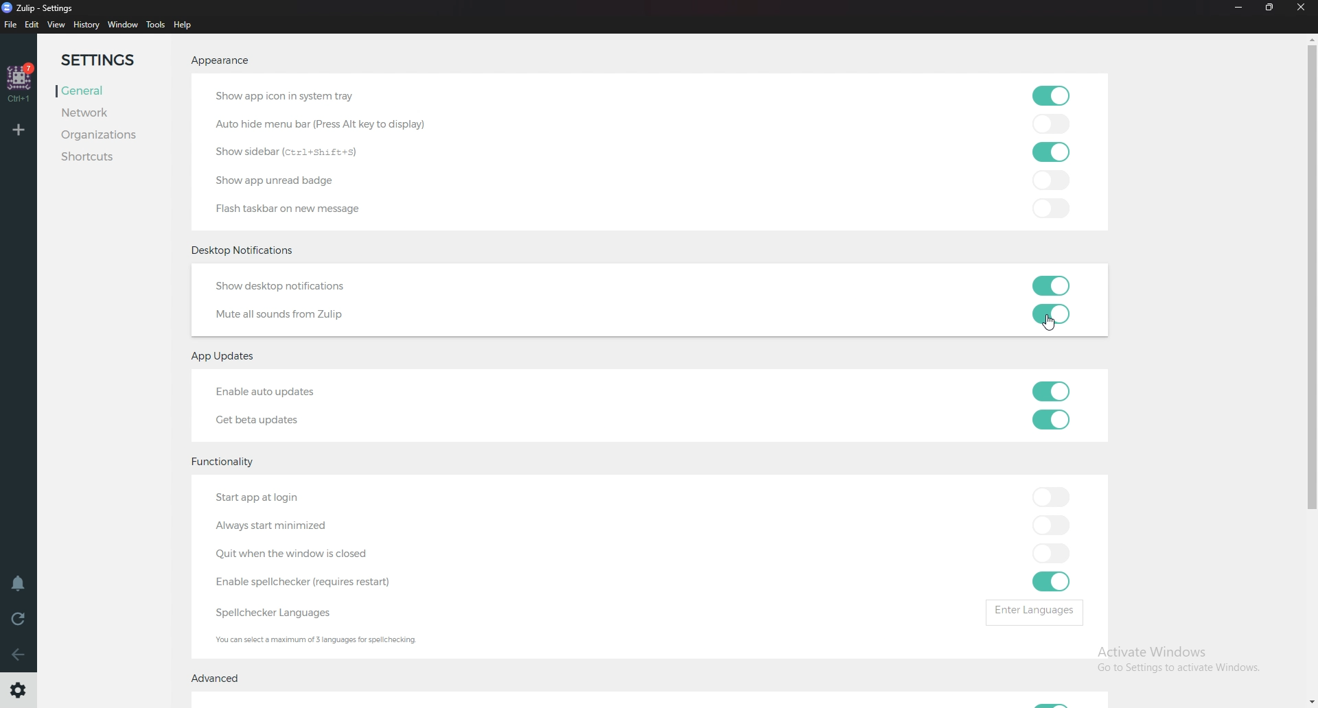 The width and height of the screenshot is (1318, 708). What do you see at coordinates (113, 135) in the screenshot?
I see `Organizations` at bounding box center [113, 135].